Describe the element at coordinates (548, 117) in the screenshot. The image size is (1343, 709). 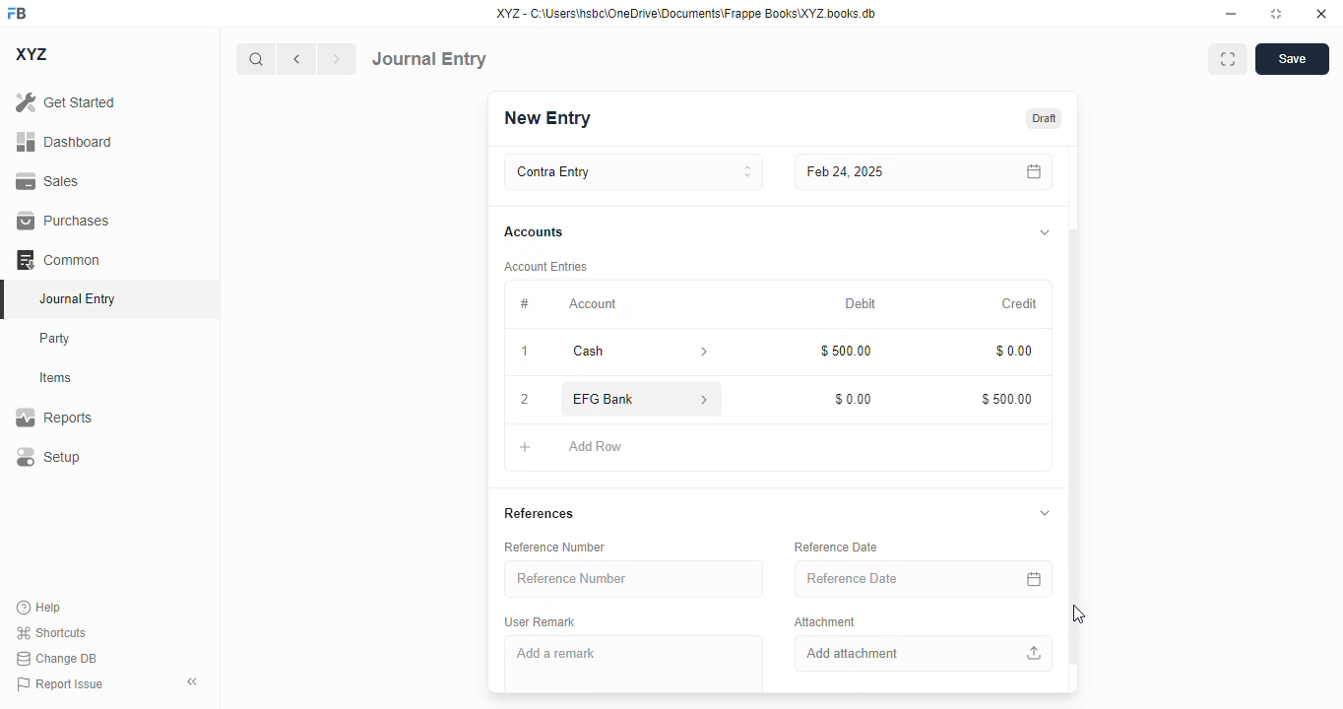
I see `new entry` at that location.